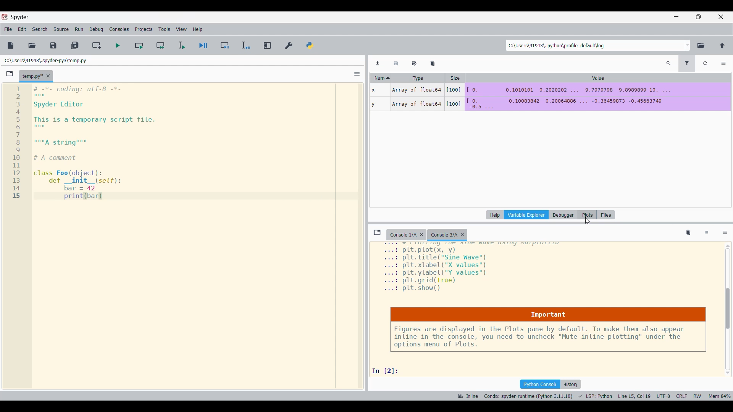  Describe the element at coordinates (697, 395) in the screenshot. I see `RW` at that location.